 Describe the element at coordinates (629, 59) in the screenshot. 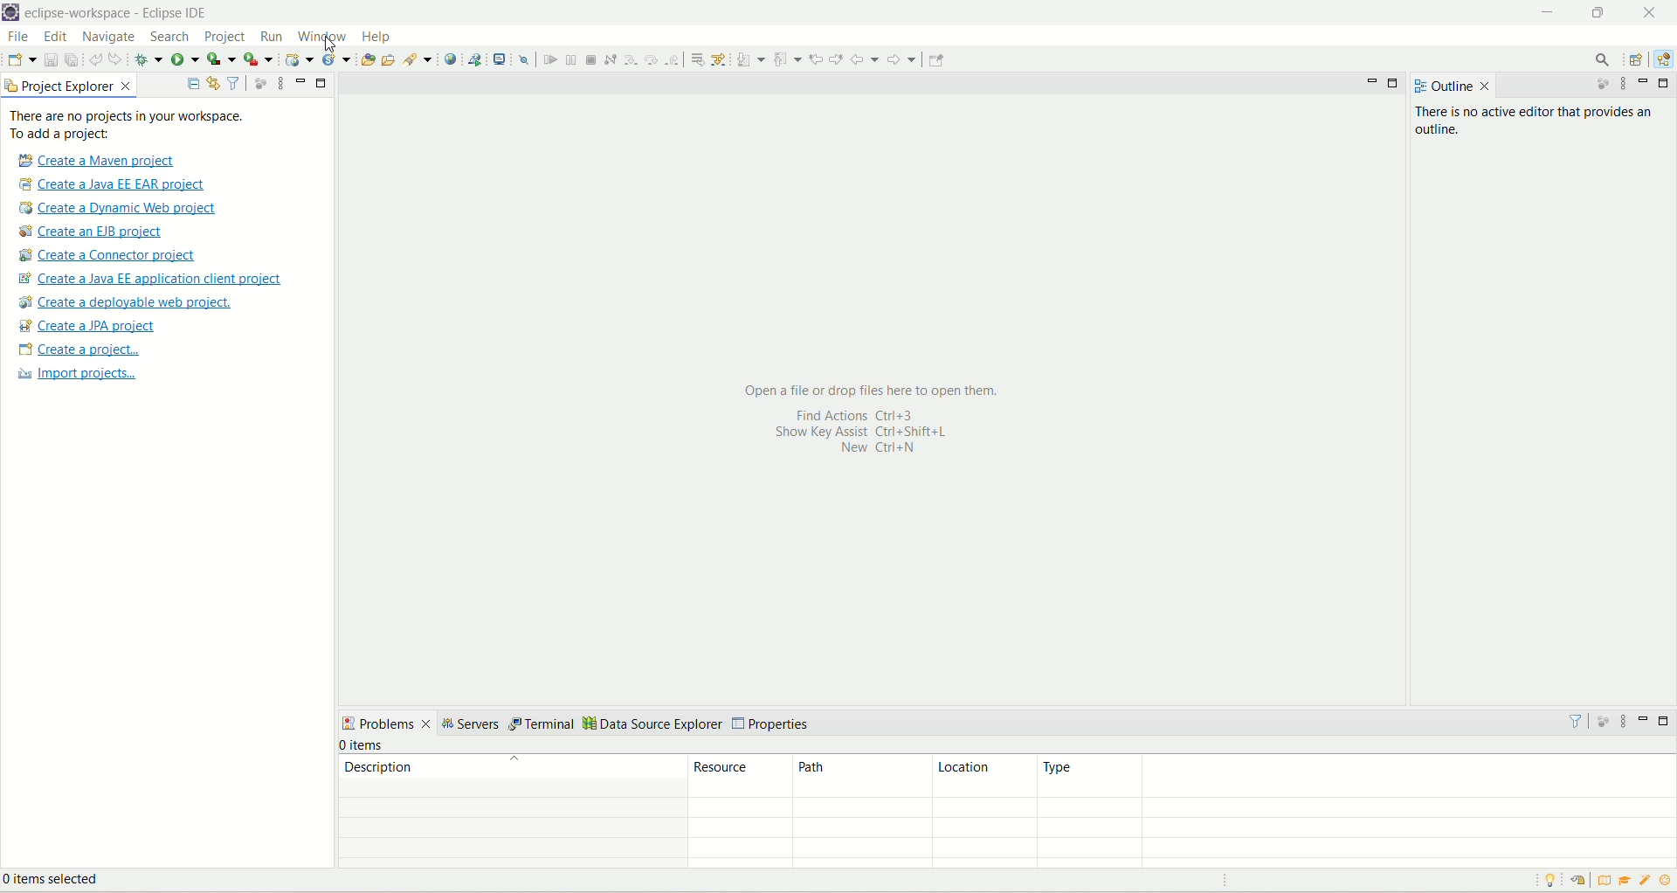

I see `step into` at that location.